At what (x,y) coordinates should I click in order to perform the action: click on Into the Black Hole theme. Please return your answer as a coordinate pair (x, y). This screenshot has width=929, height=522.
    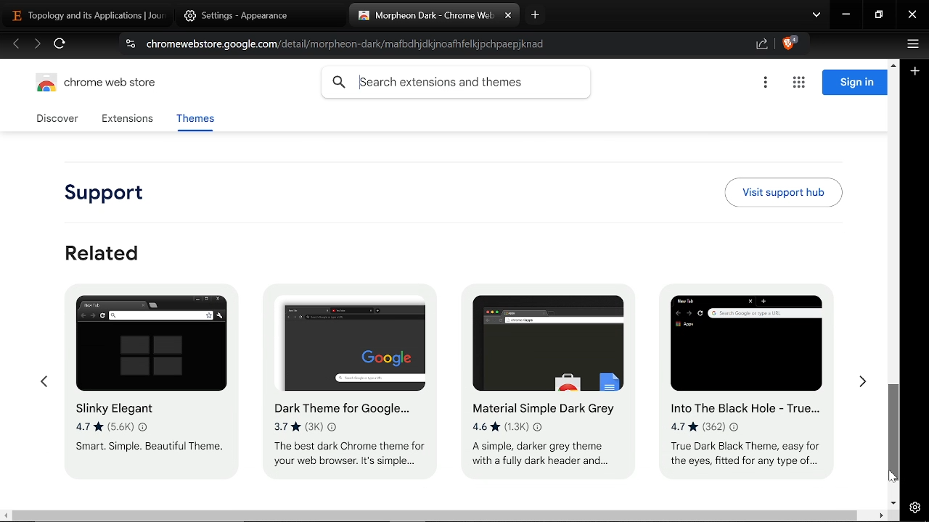
    Looking at the image, I should click on (749, 381).